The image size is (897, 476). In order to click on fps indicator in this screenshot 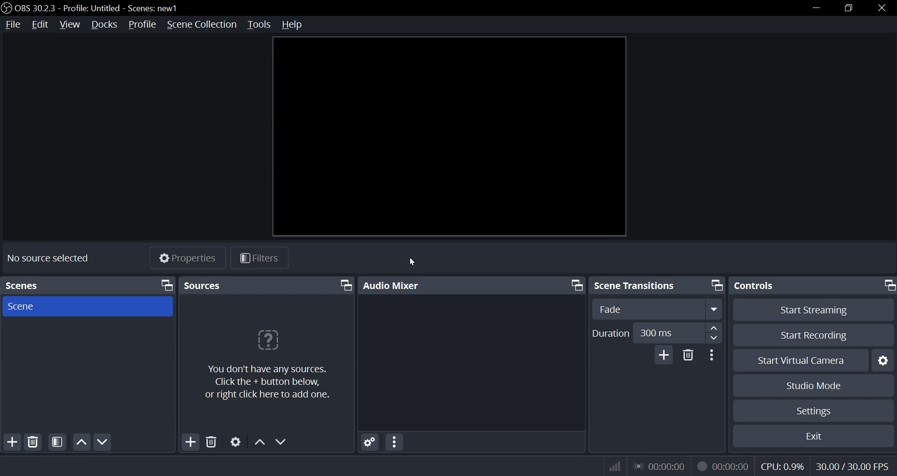, I will do `click(851, 465)`.